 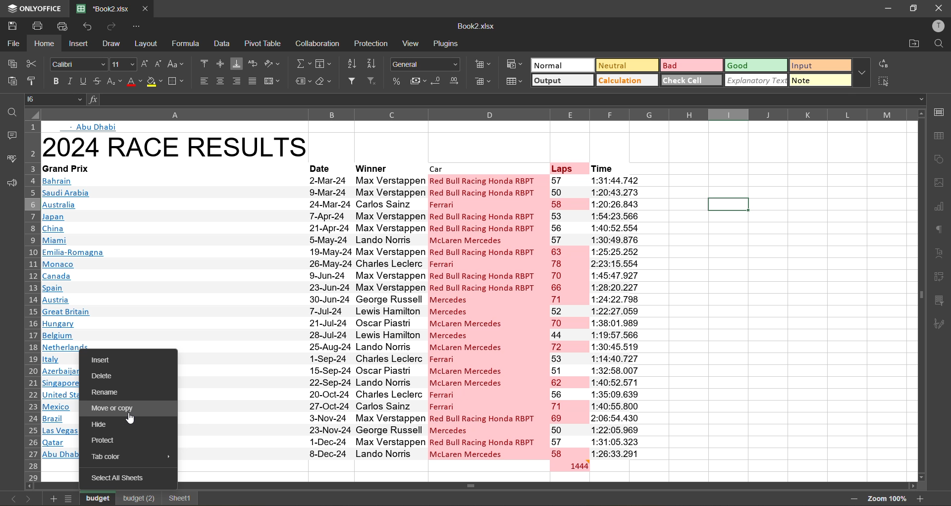 I want to click on delete cells, so click(x=483, y=82).